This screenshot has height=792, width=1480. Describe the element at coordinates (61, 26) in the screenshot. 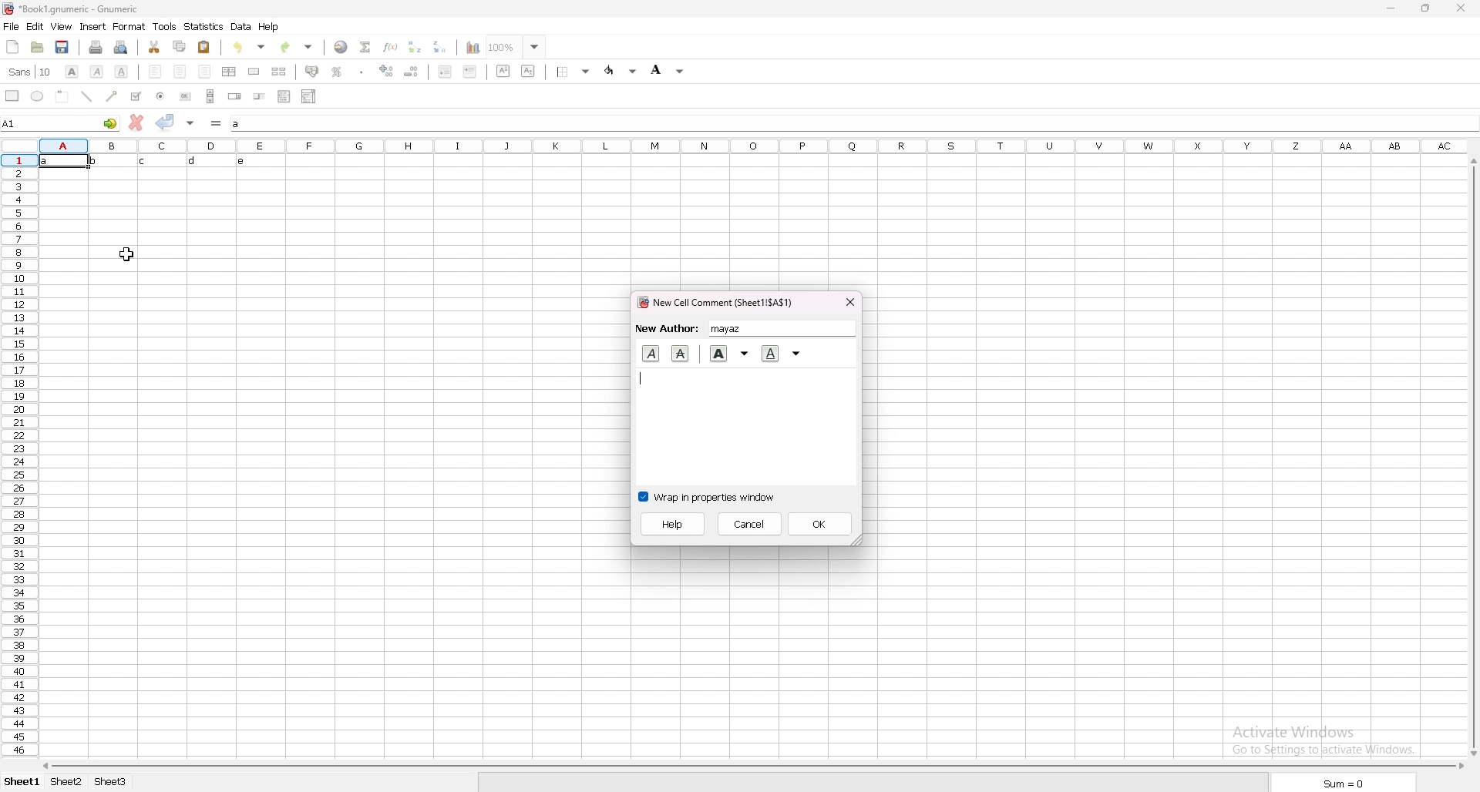

I see `view` at that location.